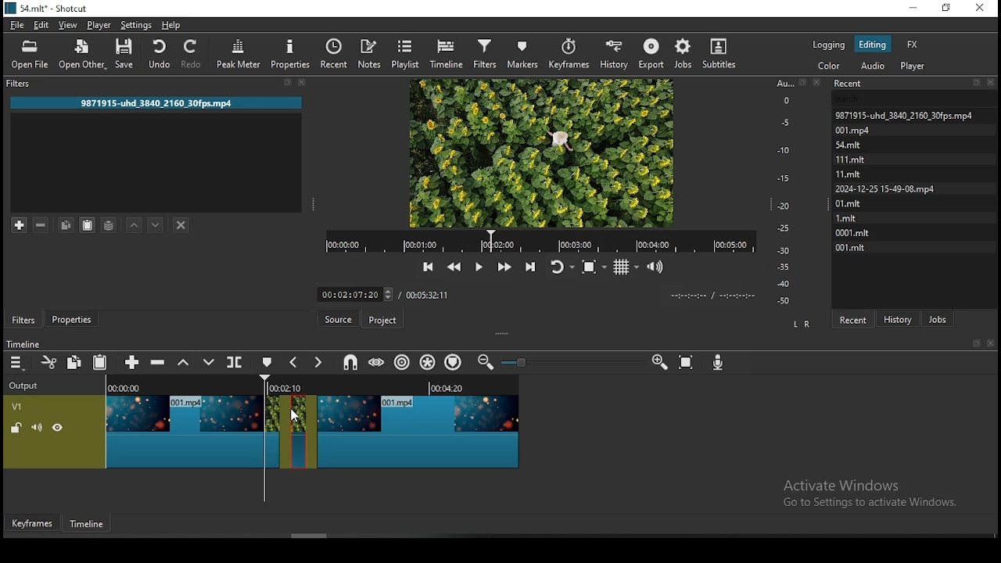 The image size is (1001, 563). I want to click on filters, so click(484, 52).